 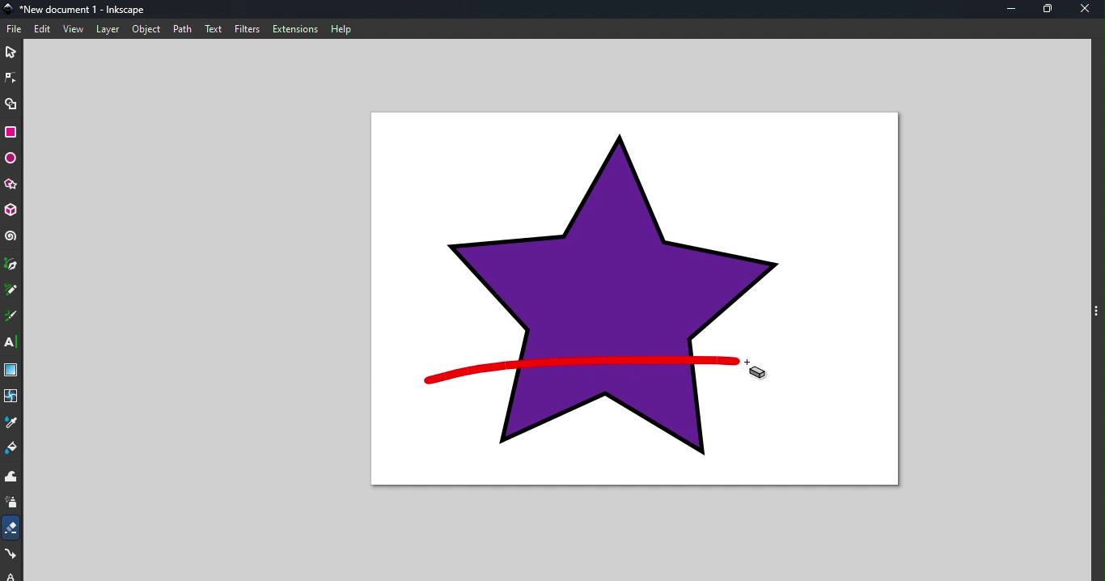 I want to click on view, so click(x=74, y=30).